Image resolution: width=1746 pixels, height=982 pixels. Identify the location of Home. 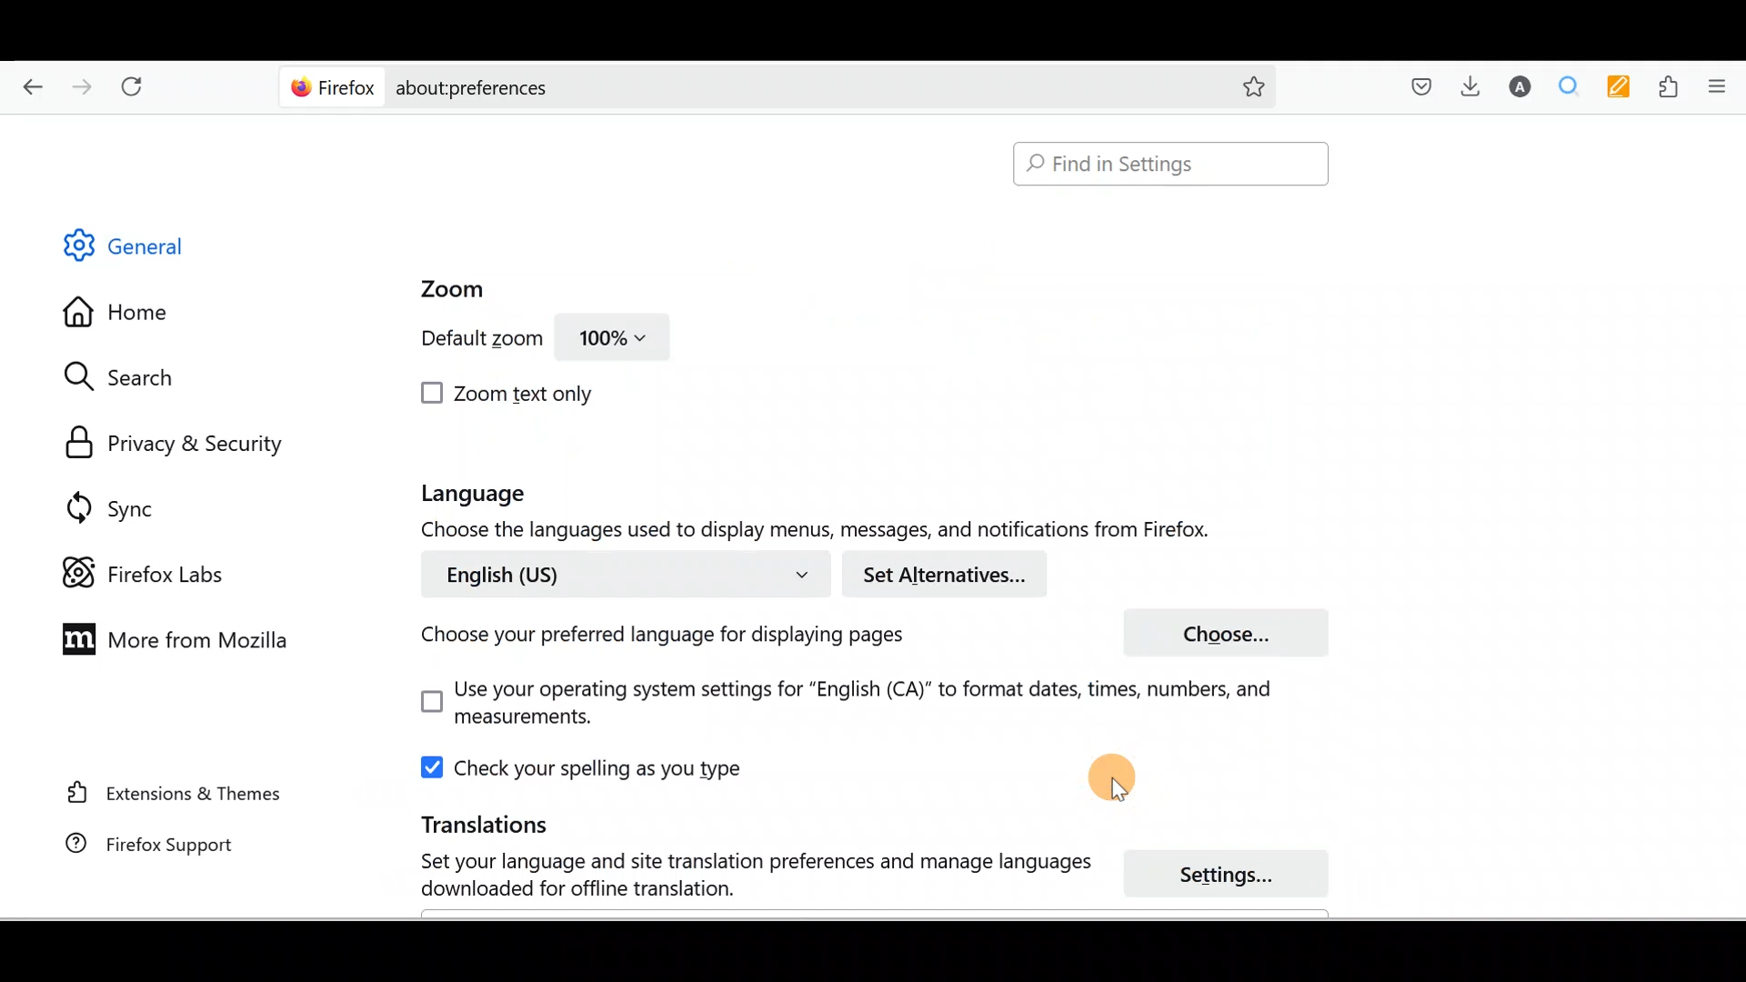
(130, 316).